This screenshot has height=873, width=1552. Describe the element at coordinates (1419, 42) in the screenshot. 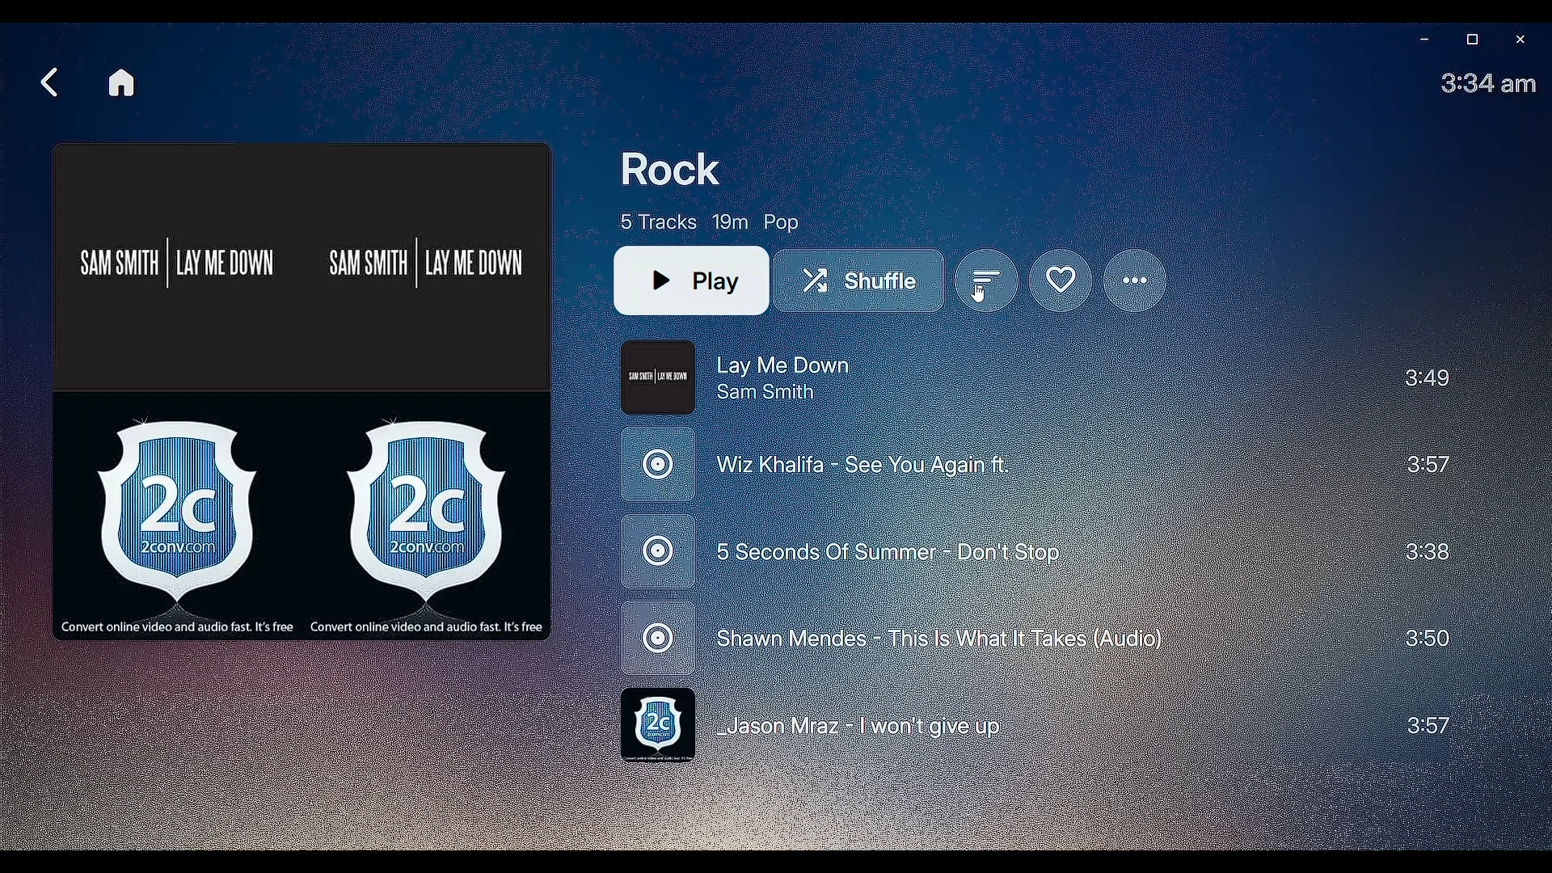

I see `Minimize` at that location.